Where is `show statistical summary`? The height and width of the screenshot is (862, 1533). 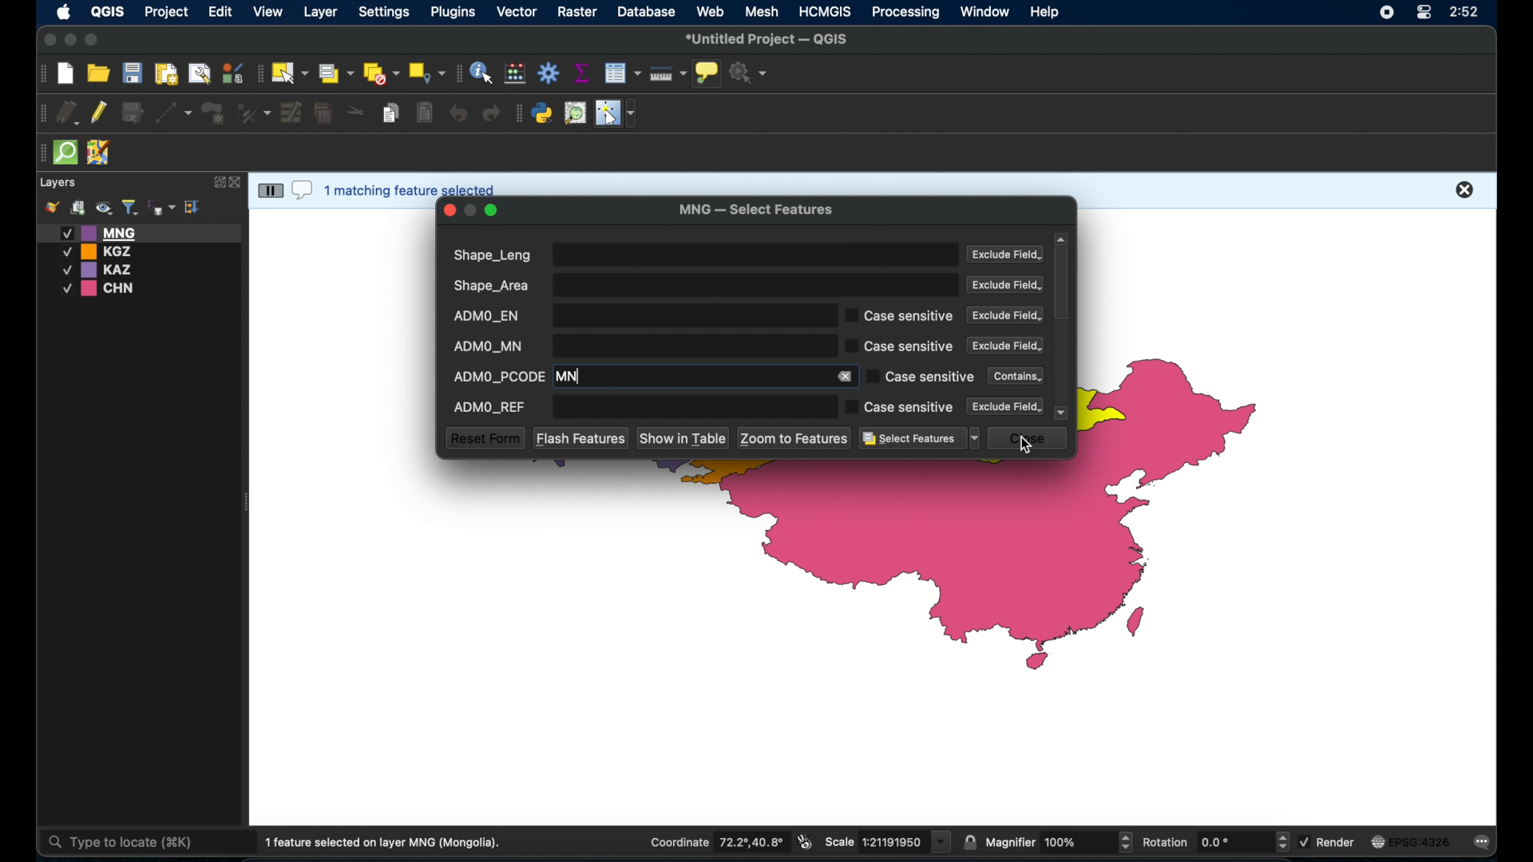
show statistical summary is located at coordinates (581, 73).